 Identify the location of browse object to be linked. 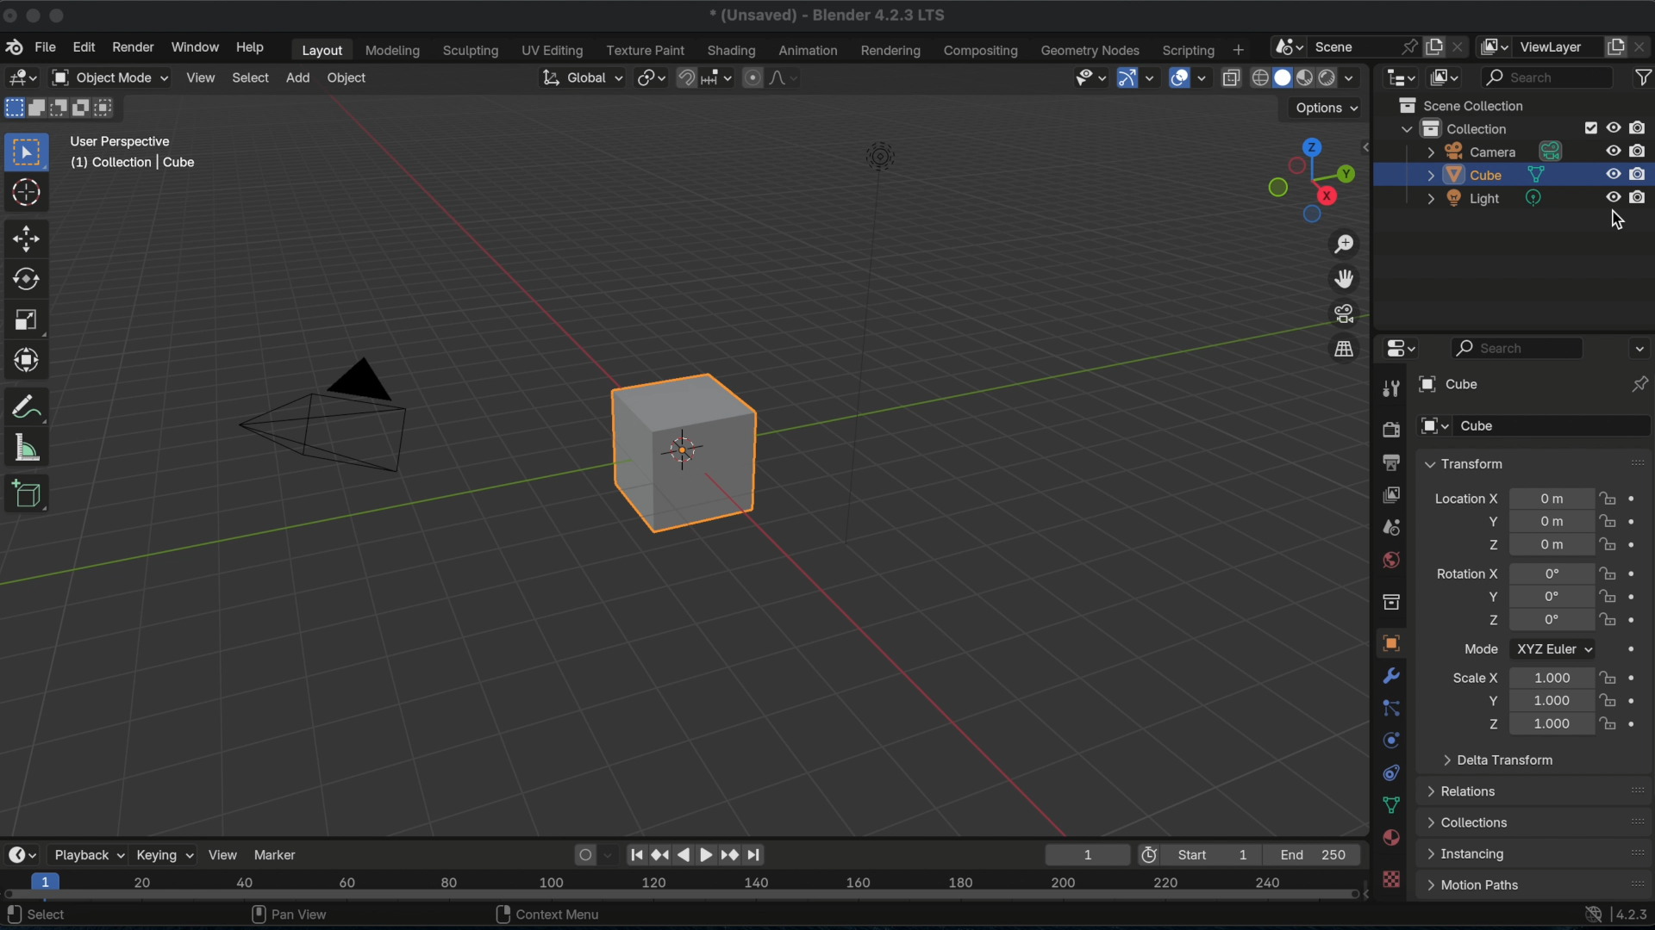
(1451, 384).